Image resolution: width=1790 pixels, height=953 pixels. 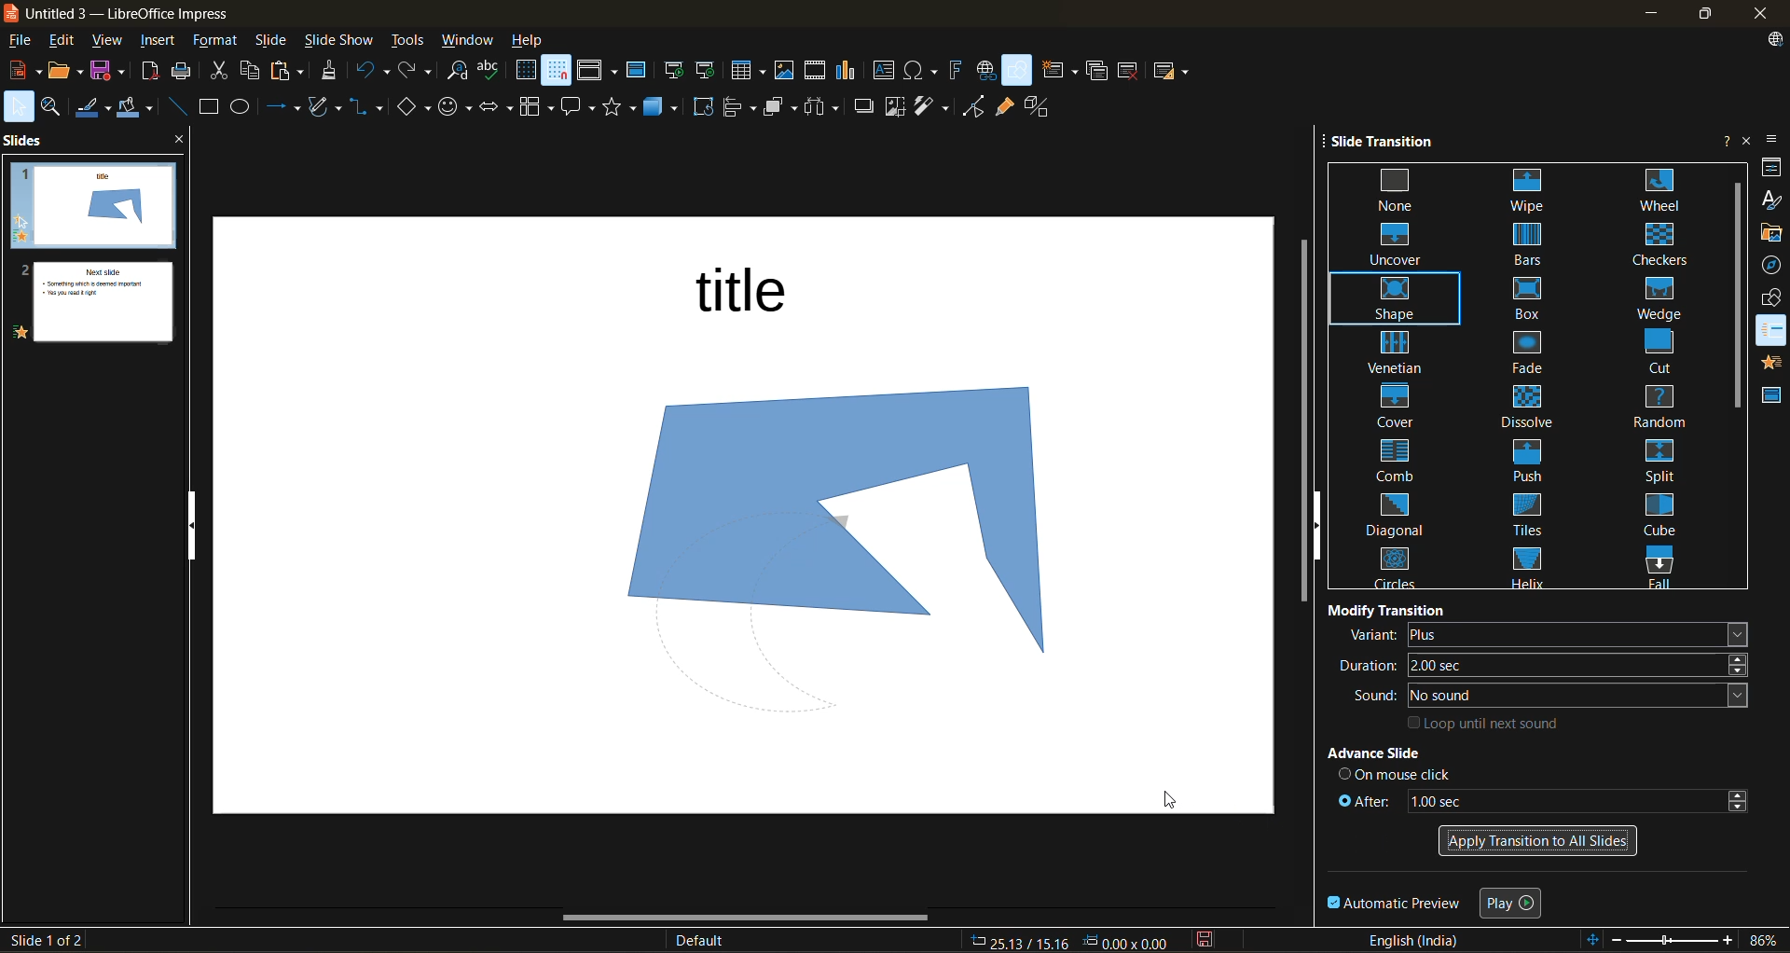 I want to click on image, so click(x=819, y=520).